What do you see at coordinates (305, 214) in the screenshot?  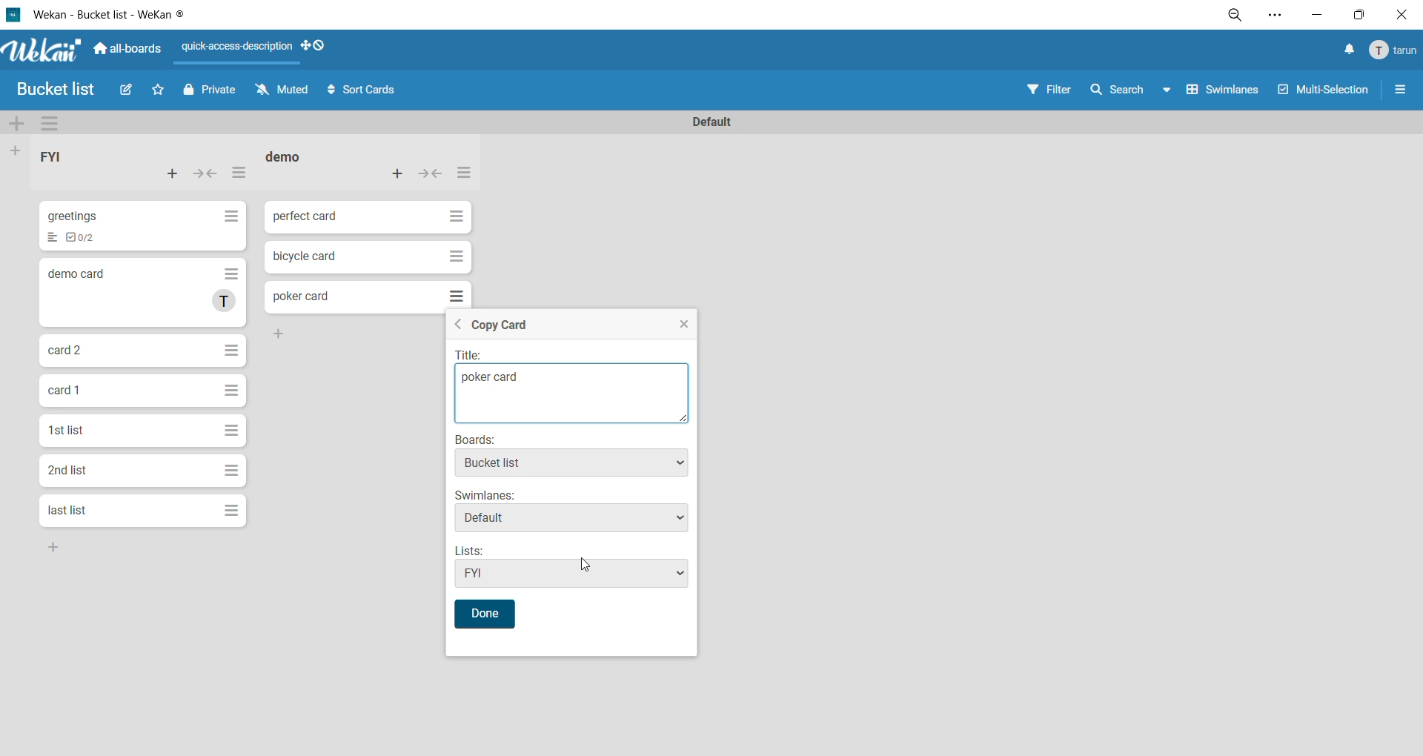 I see `perfect card` at bounding box center [305, 214].